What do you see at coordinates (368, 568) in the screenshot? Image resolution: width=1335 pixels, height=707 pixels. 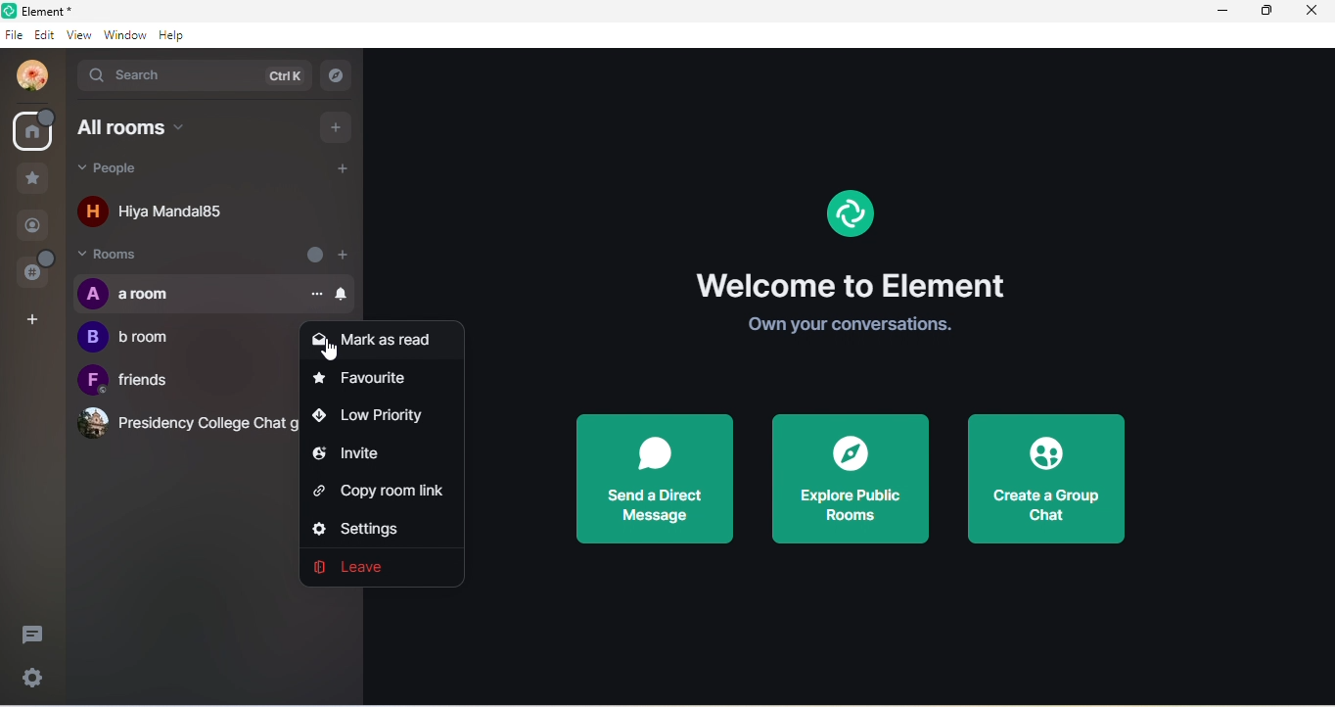 I see `leave` at bounding box center [368, 568].